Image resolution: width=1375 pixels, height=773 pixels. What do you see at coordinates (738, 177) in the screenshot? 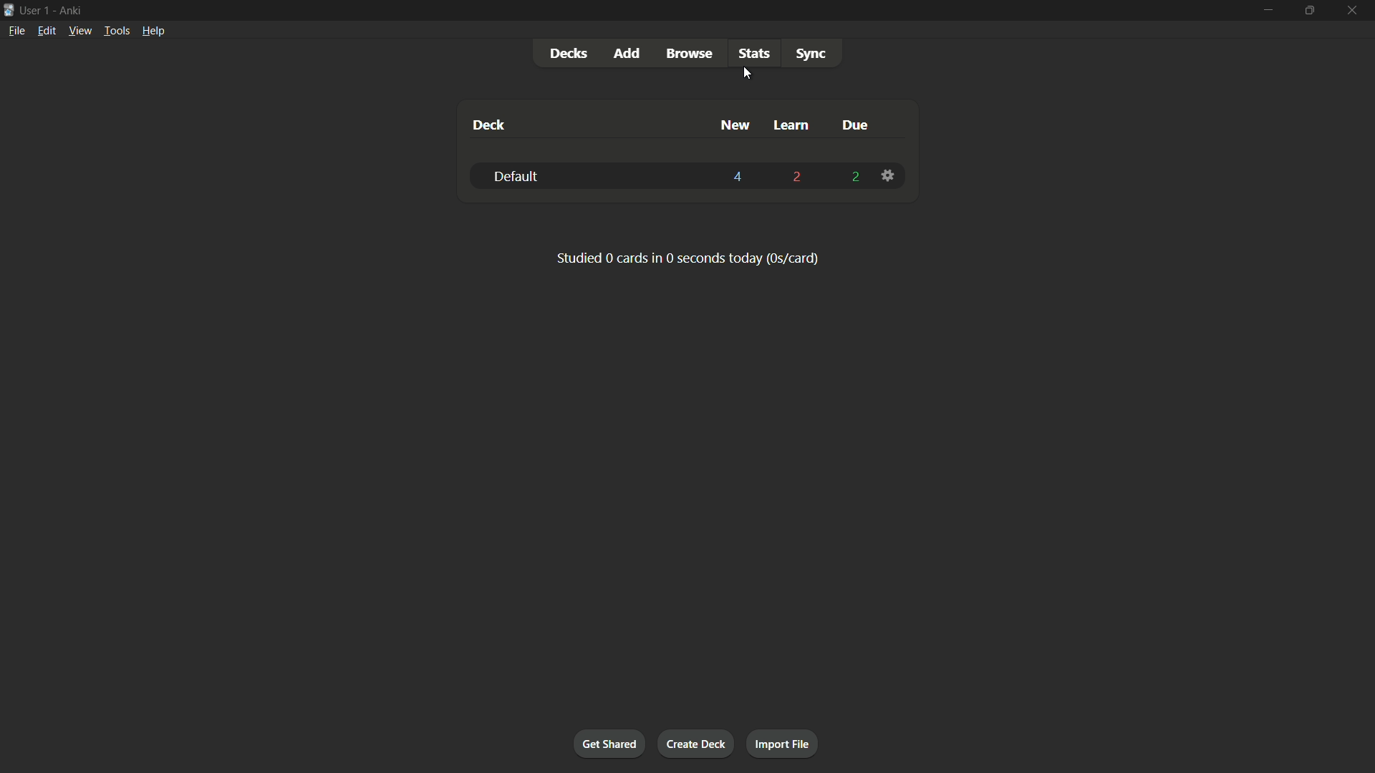
I see `4` at bounding box center [738, 177].